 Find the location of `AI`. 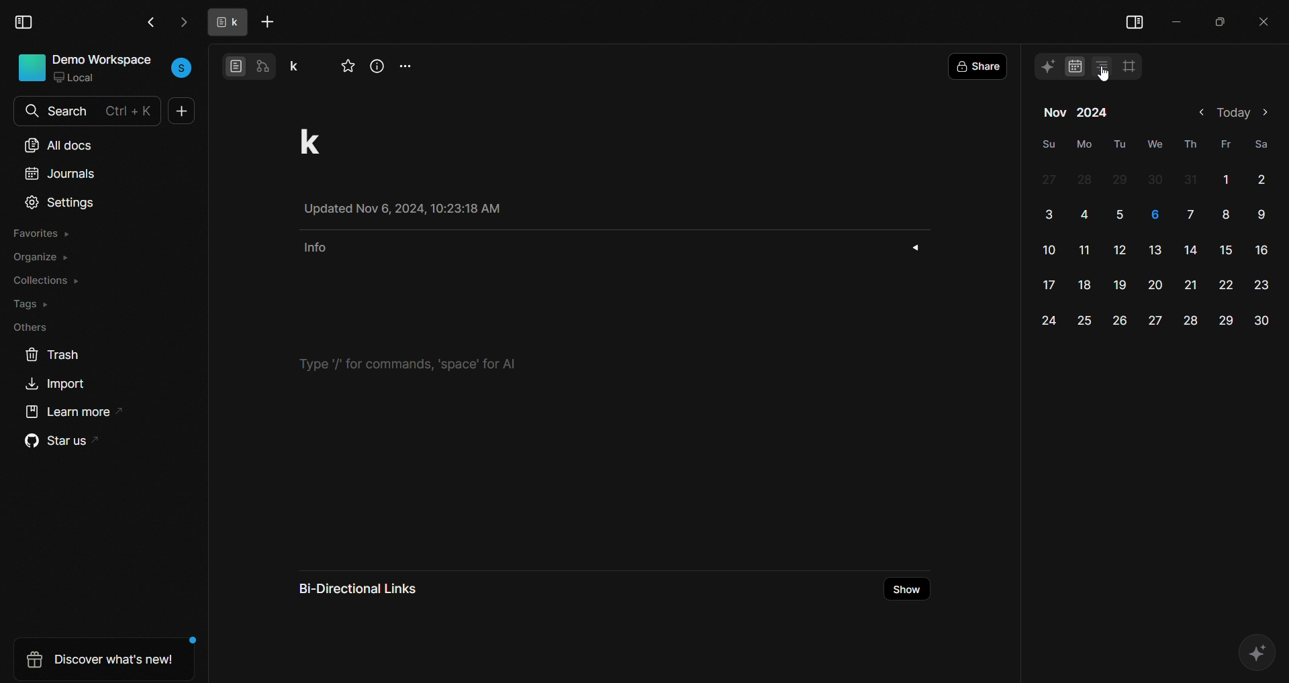

AI is located at coordinates (1257, 650).